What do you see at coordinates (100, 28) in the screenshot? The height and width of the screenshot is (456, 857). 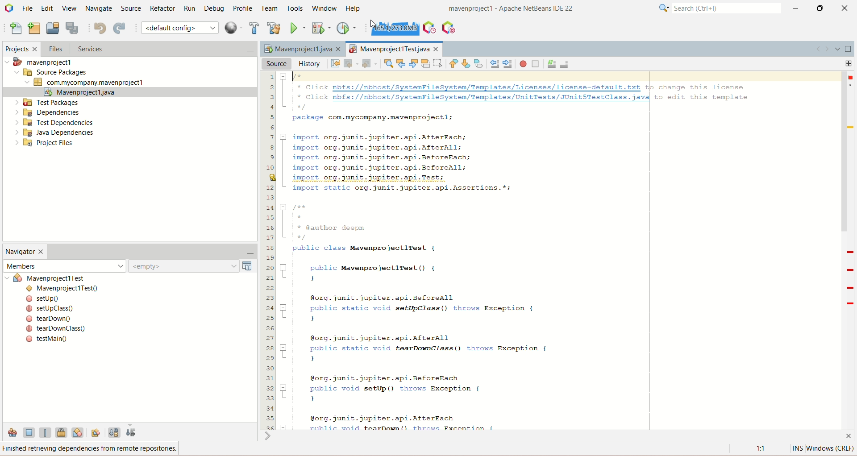 I see `undo` at bounding box center [100, 28].